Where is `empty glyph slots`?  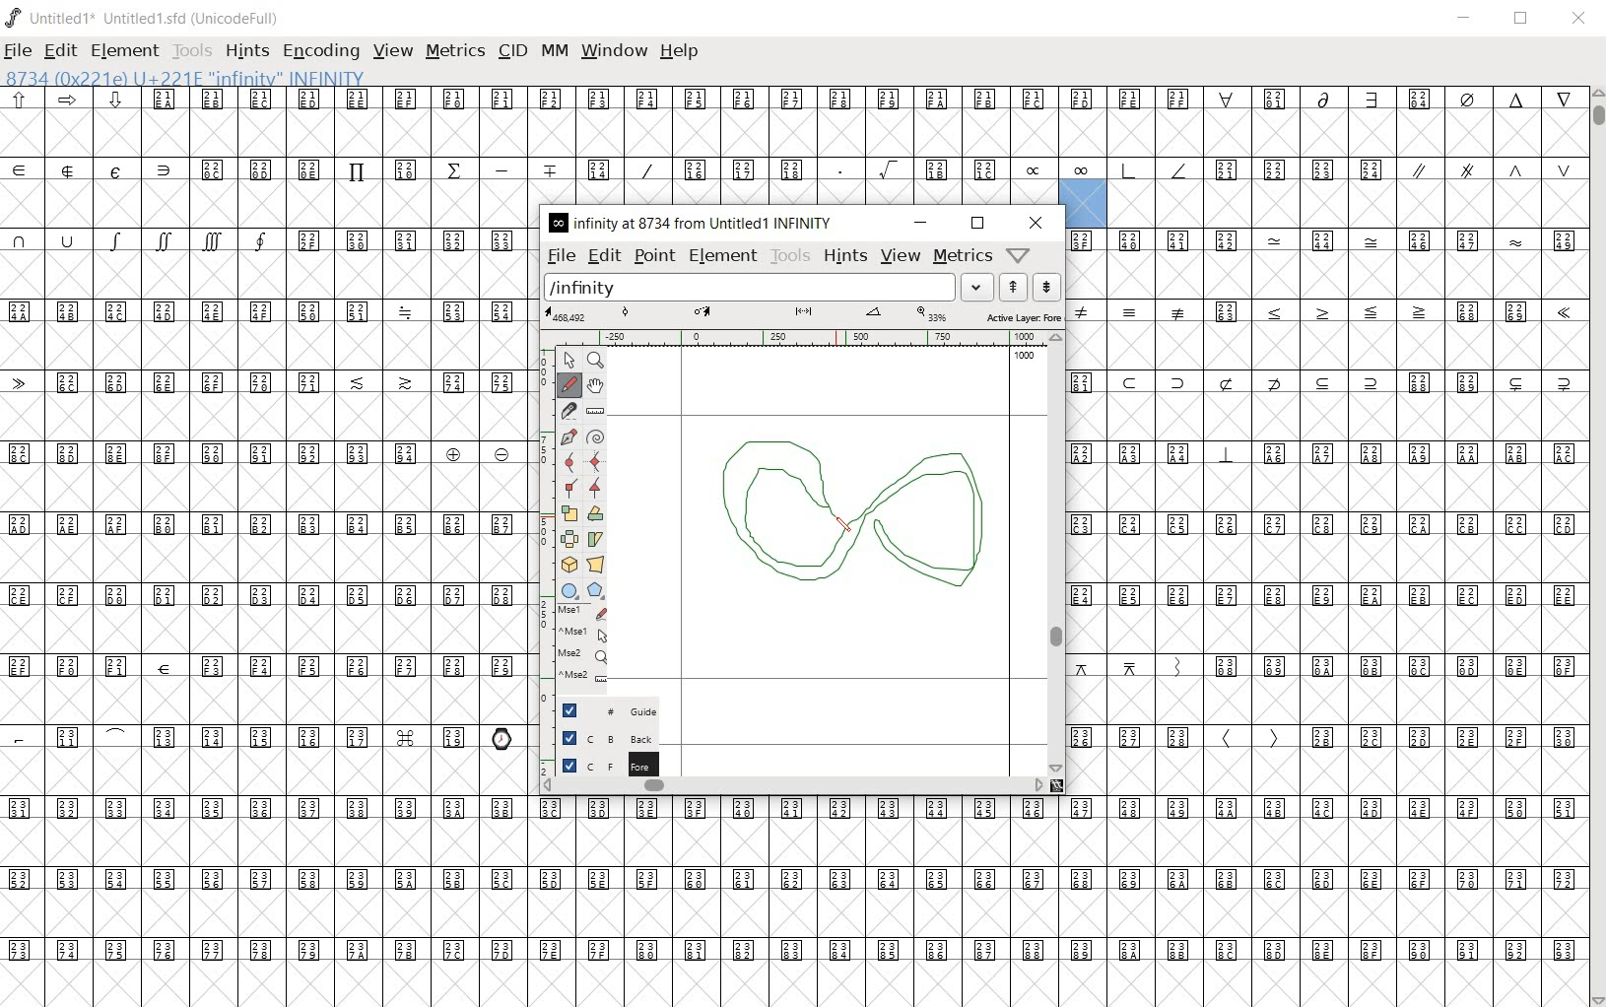
empty glyph slots is located at coordinates (1326, 773).